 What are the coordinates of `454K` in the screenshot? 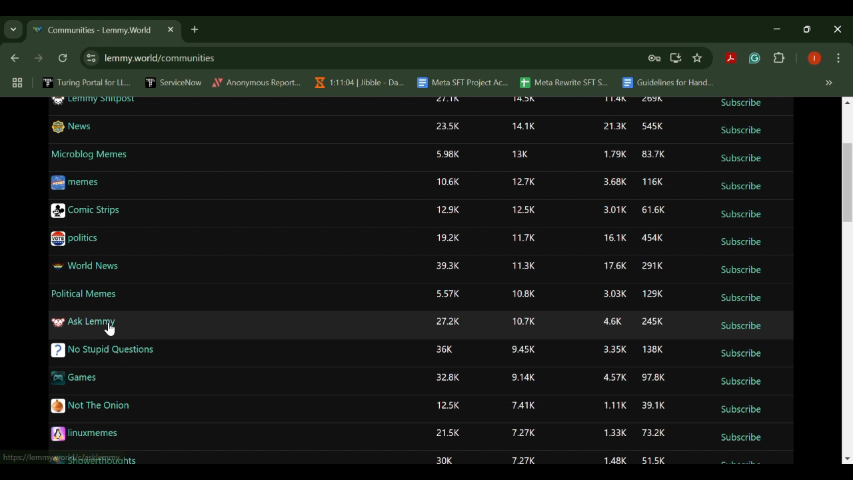 It's located at (653, 239).